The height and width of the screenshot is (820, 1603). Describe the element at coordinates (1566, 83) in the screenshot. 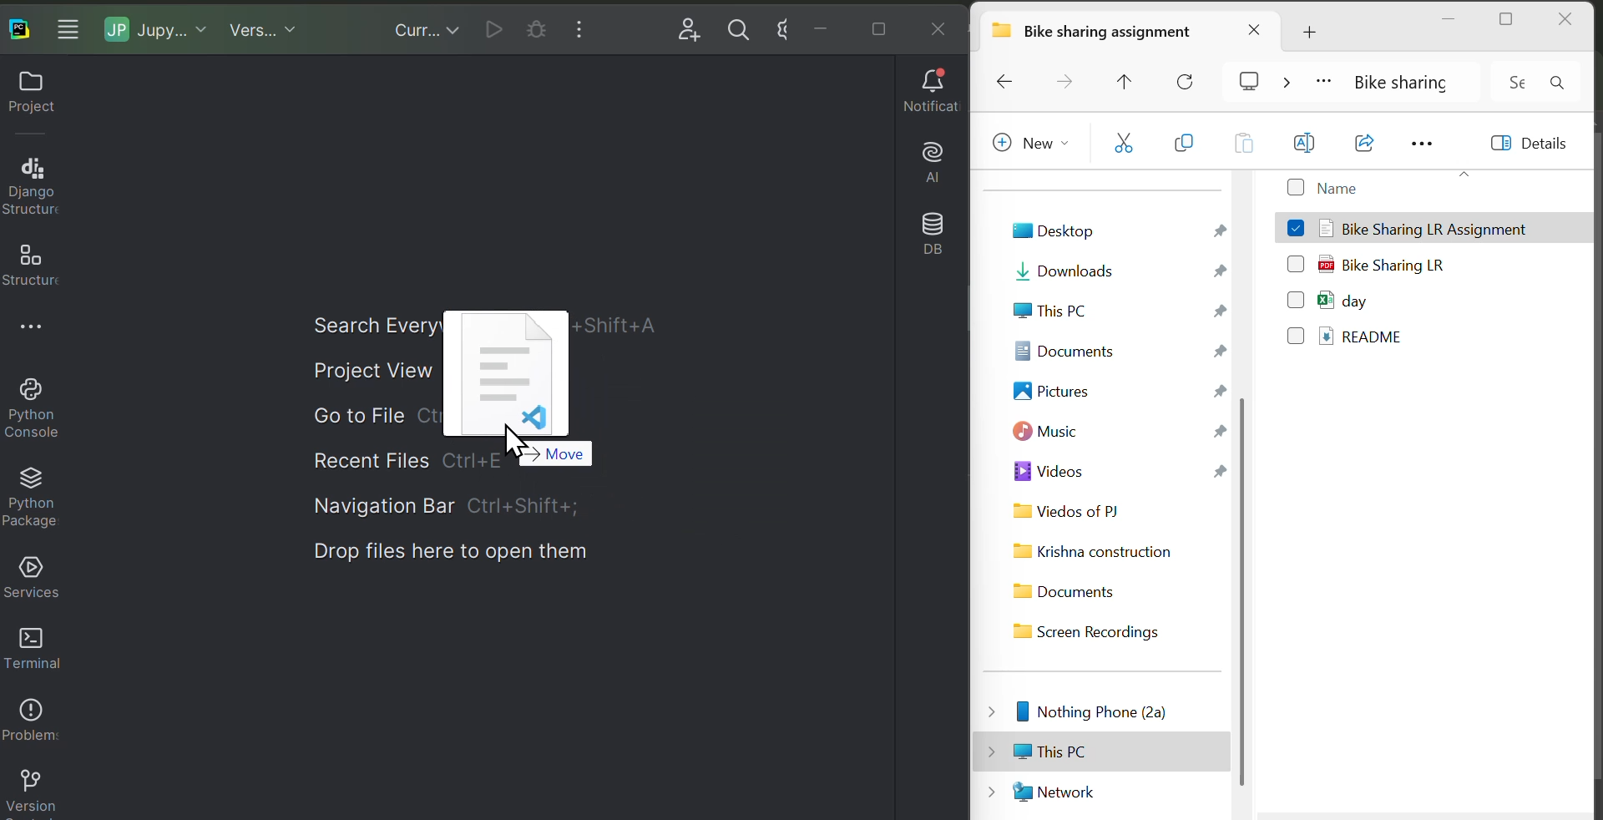

I see `search` at that location.